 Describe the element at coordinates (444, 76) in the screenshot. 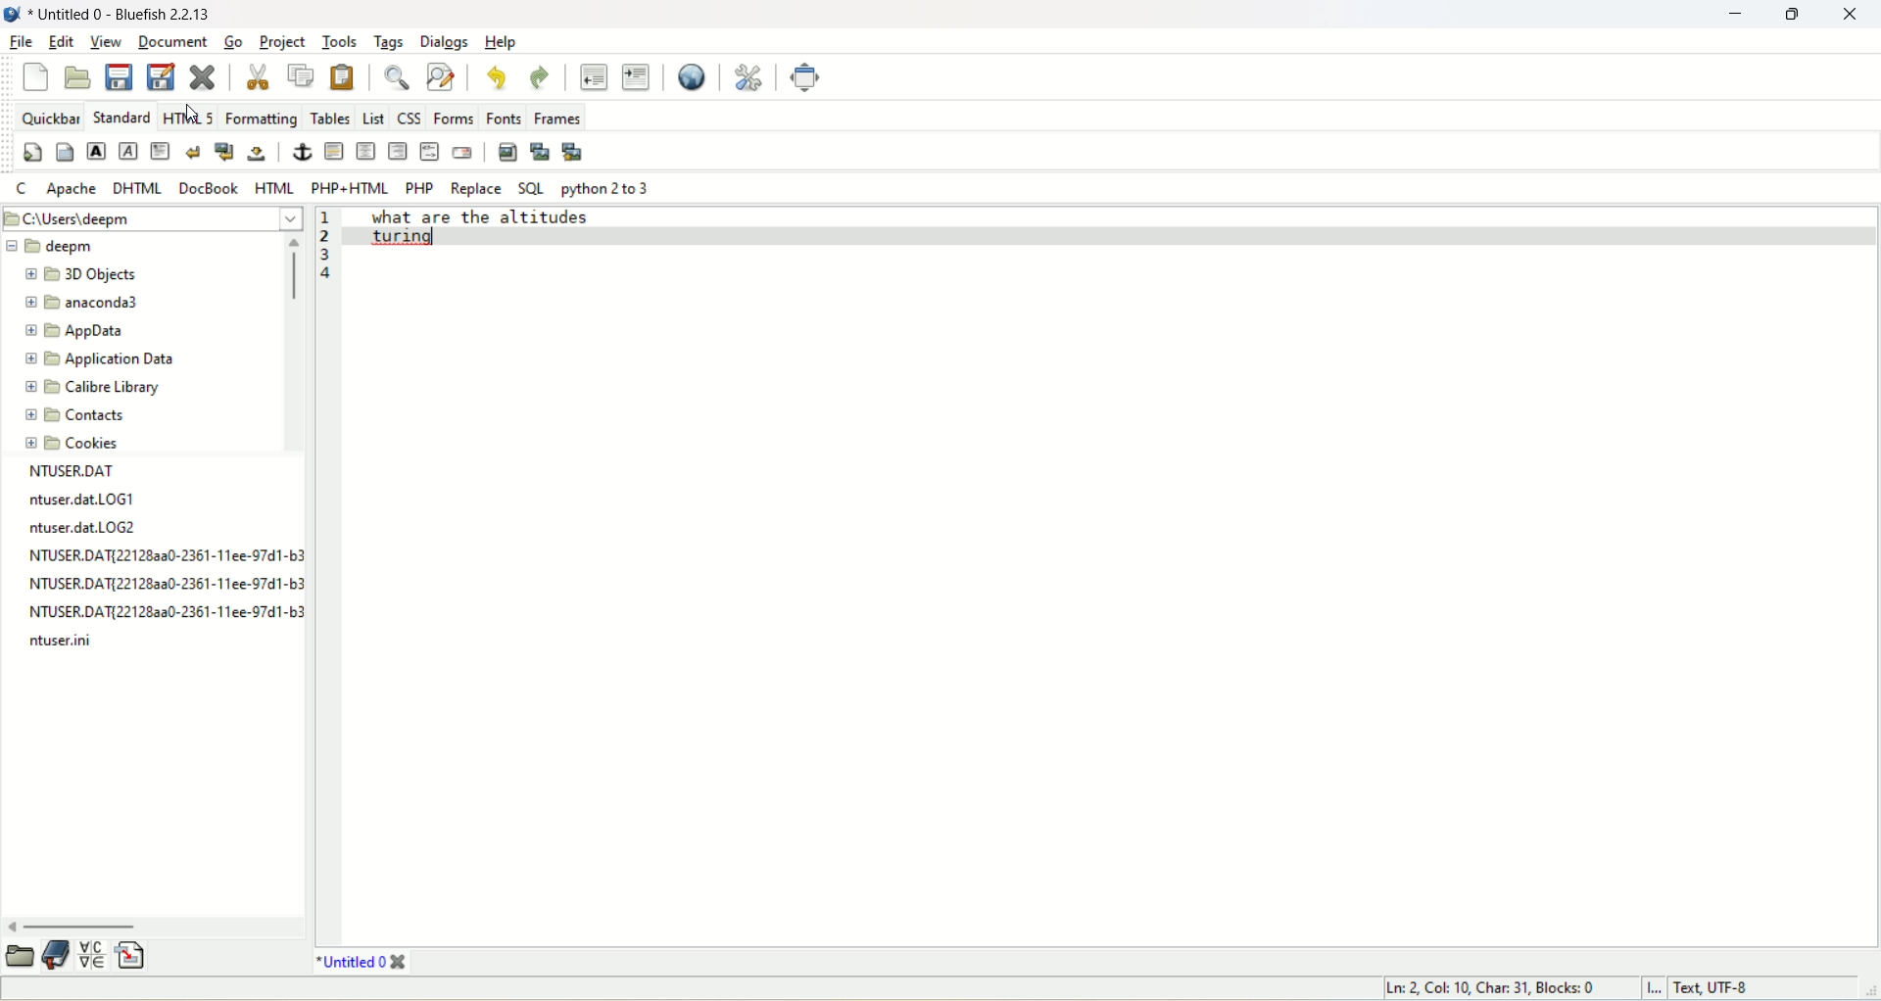

I see `advanced find and replace` at that location.